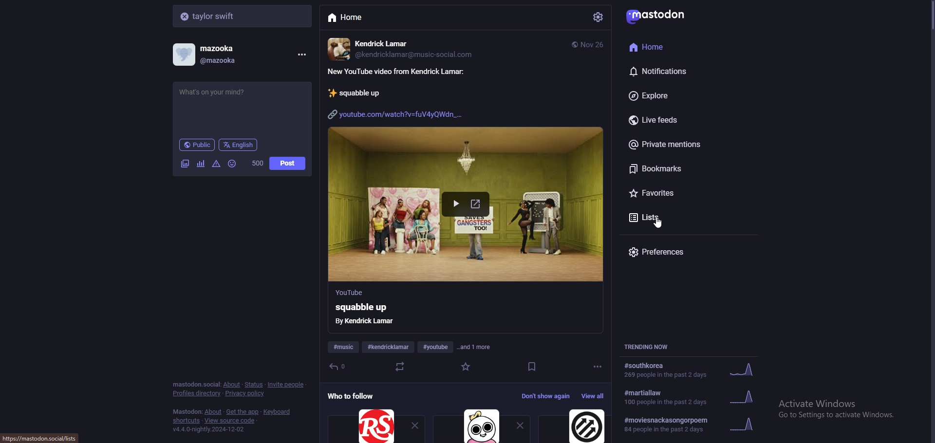  Describe the element at coordinates (278, 412) in the screenshot. I see `keyboard` at that location.